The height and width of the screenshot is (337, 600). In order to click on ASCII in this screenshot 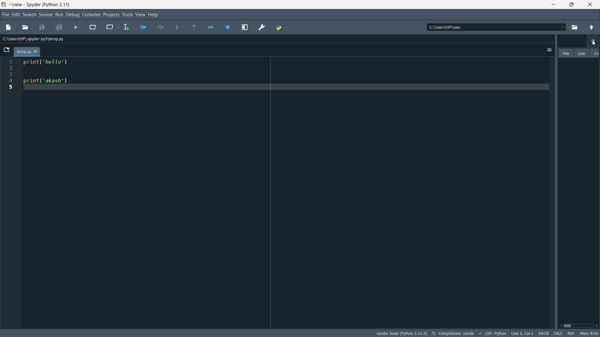, I will do `click(542, 333)`.